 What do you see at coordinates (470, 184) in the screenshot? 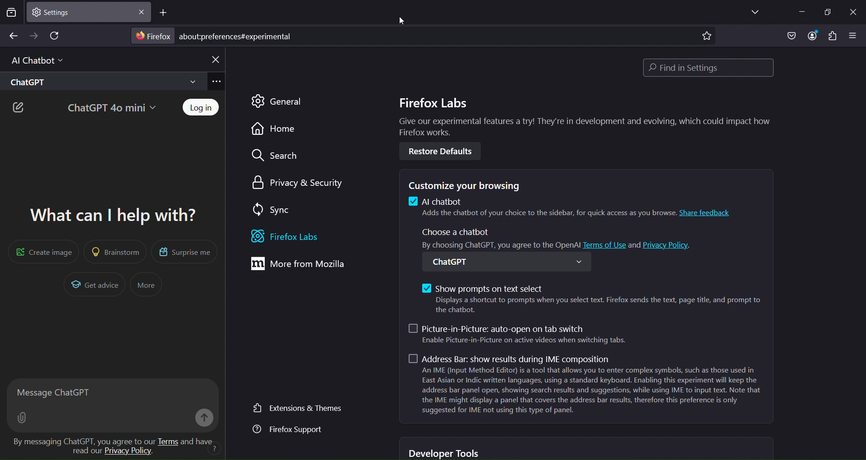
I see `customize your browsing` at bounding box center [470, 184].